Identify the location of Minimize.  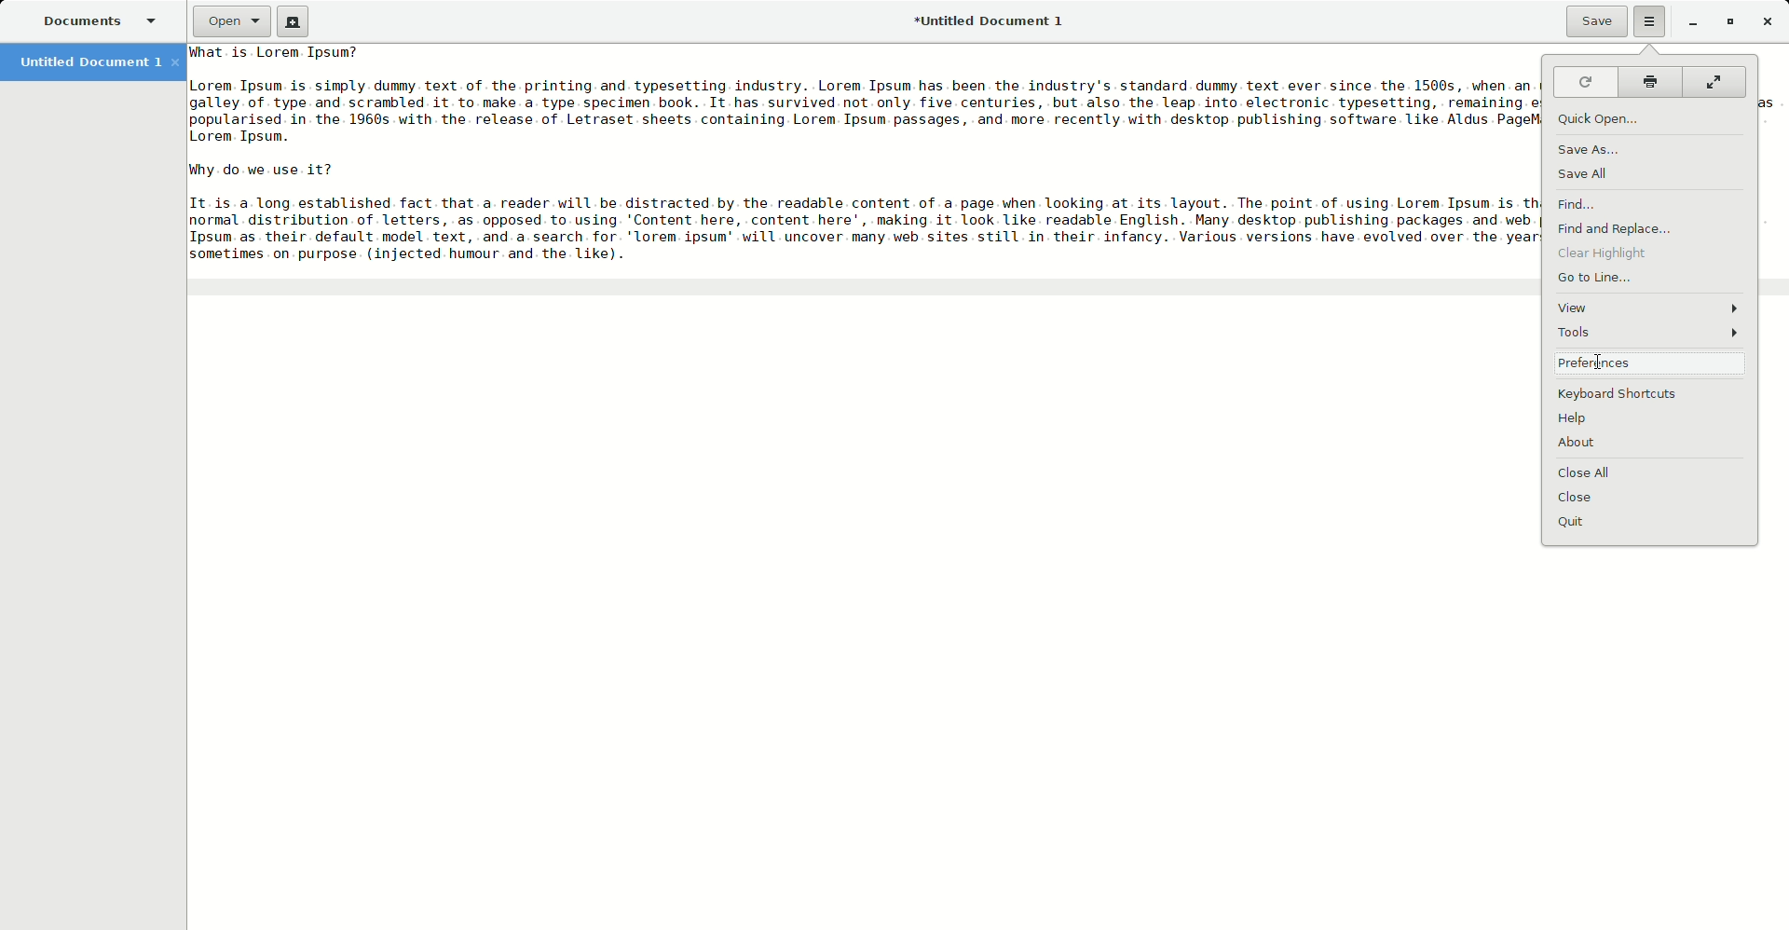
(1687, 24).